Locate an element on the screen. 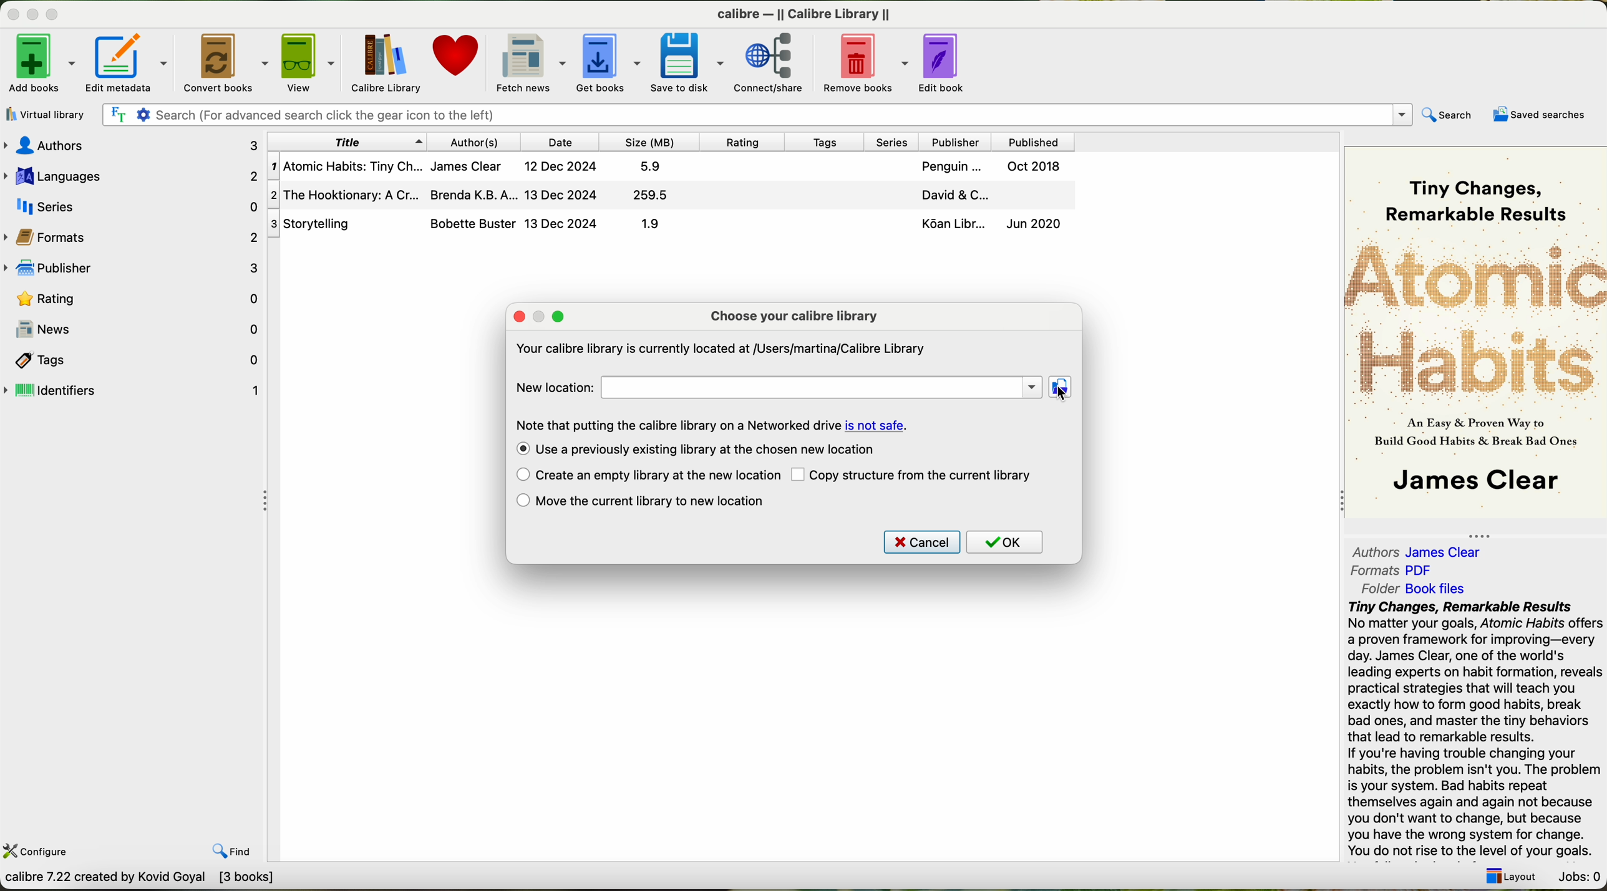 The width and height of the screenshot is (1607, 891). remove books is located at coordinates (865, 62).